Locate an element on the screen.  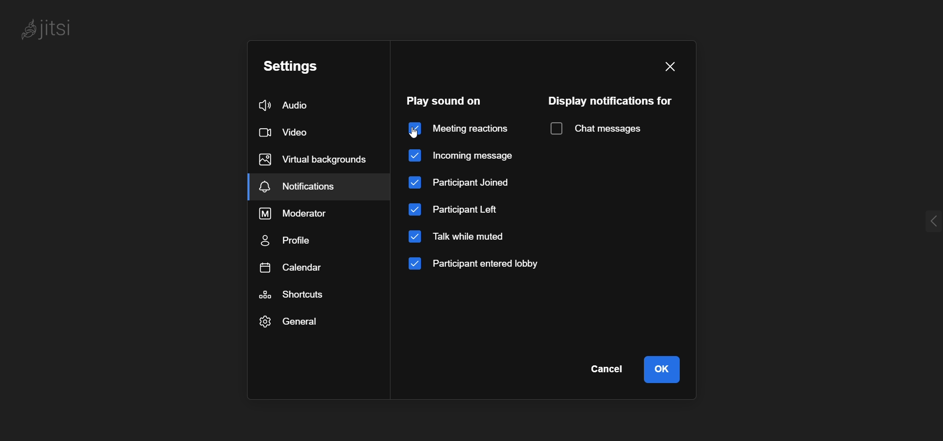
general is located at coordinates (291, 321).